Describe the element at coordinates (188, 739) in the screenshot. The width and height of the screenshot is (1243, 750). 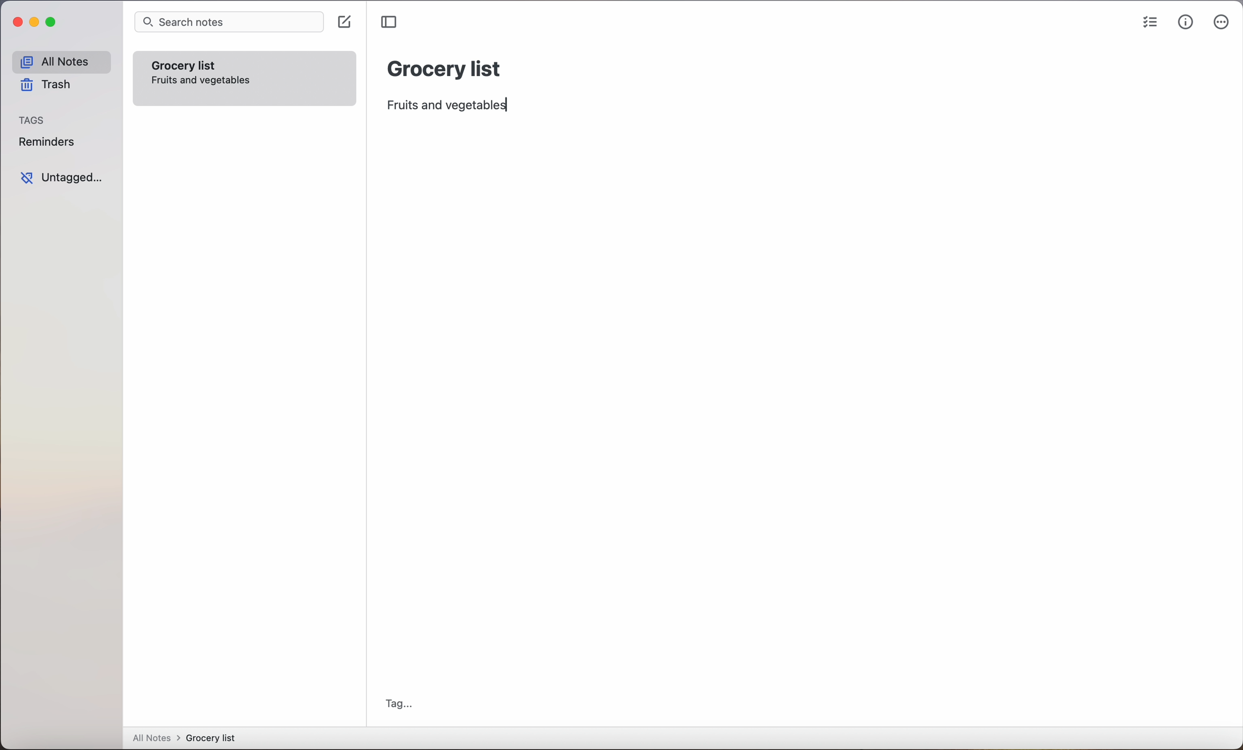
I see `all notes > grocery list` at that location.